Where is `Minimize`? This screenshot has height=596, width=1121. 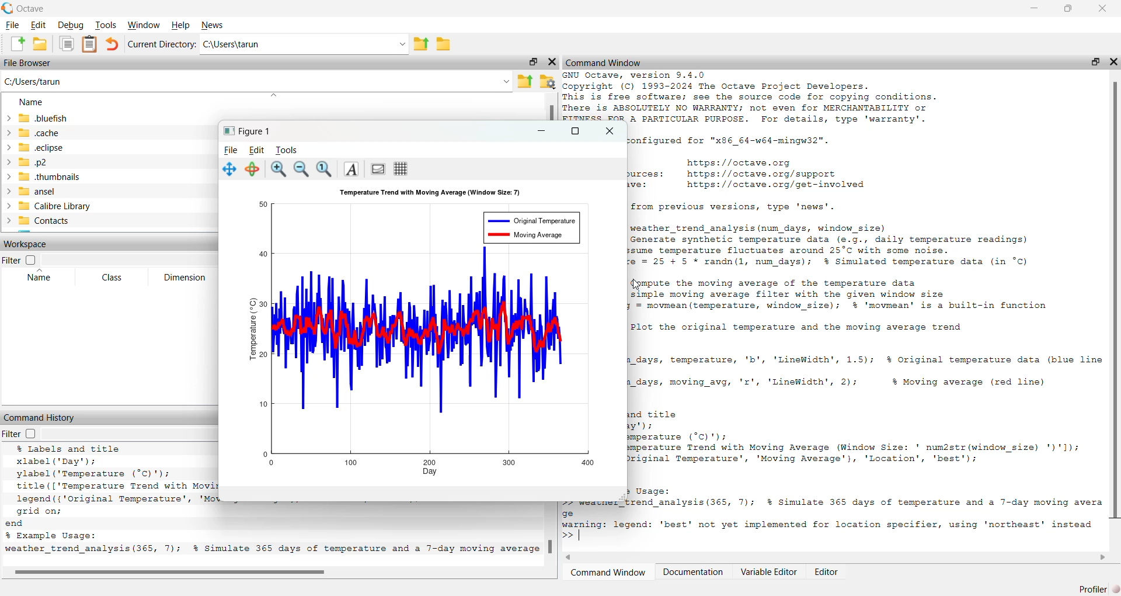 Minimize is located at coordinates (538, 129).